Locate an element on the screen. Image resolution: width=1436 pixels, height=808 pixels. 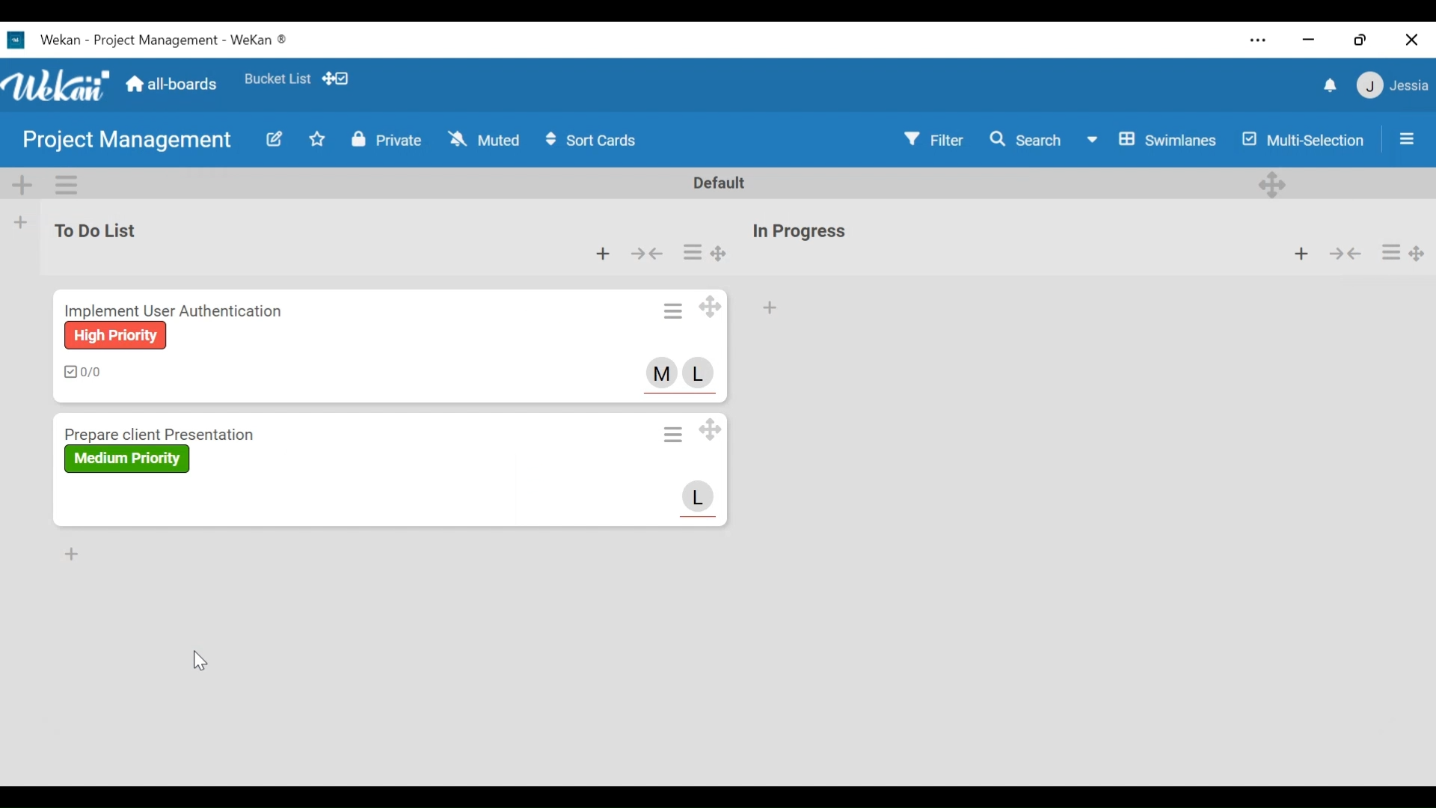
Card Title is located at coordinates (168, 435).